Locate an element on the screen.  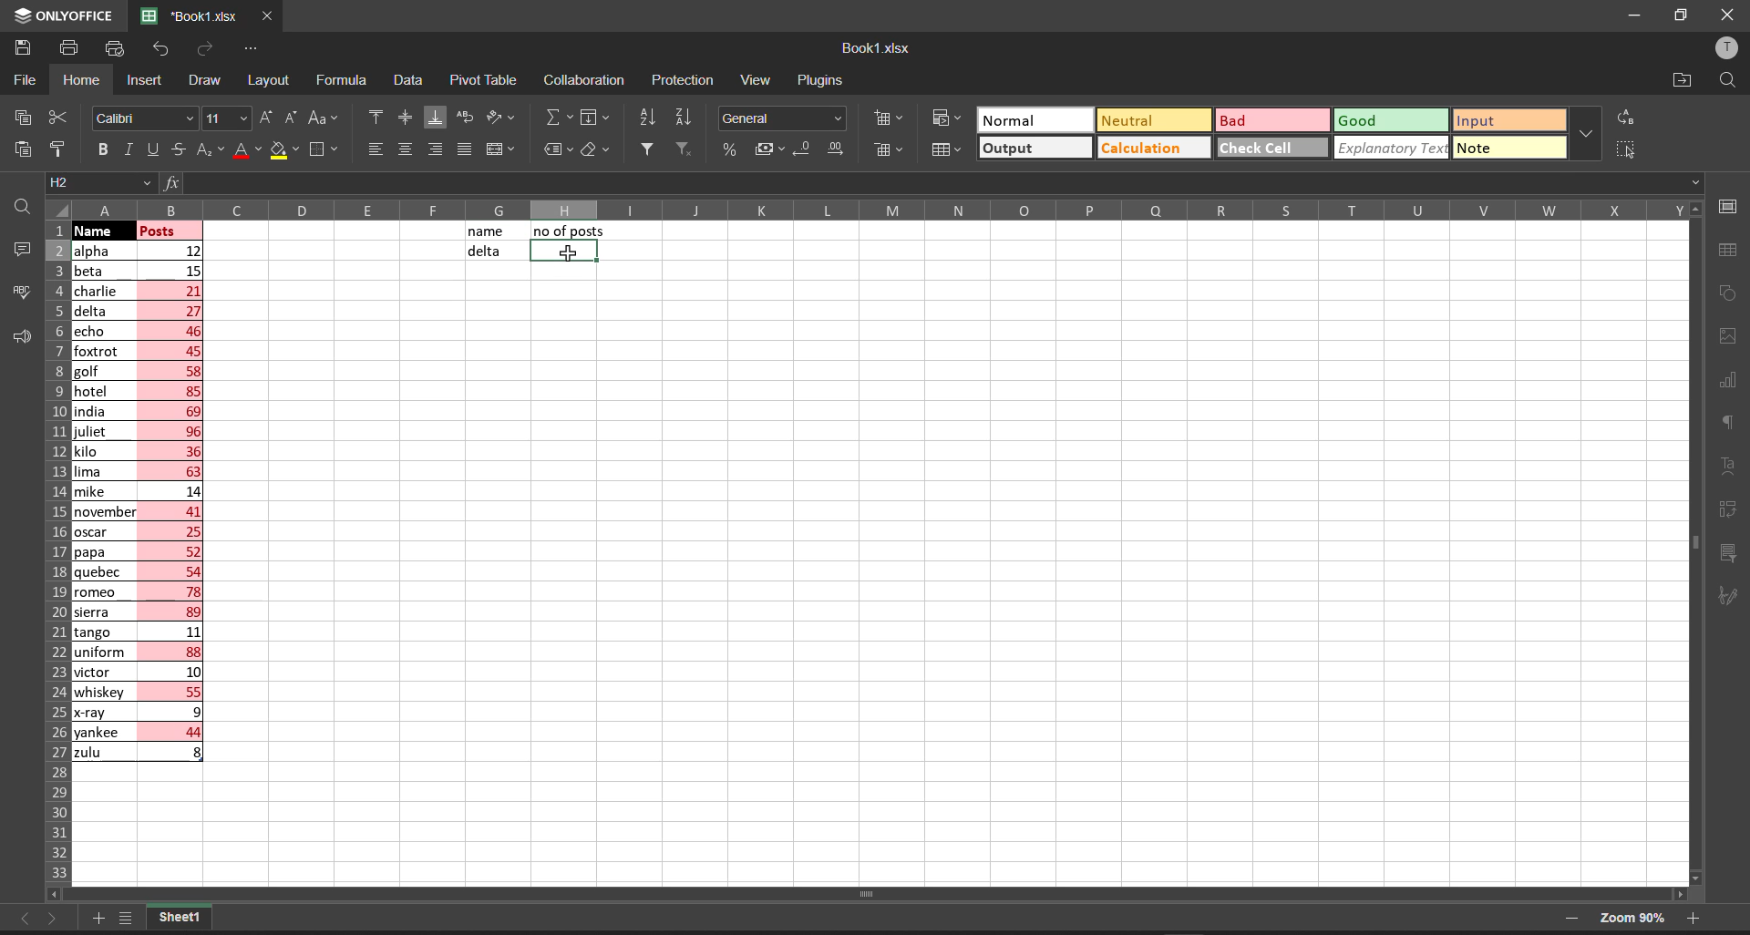
table settings is located at coordinates (1734, 251).